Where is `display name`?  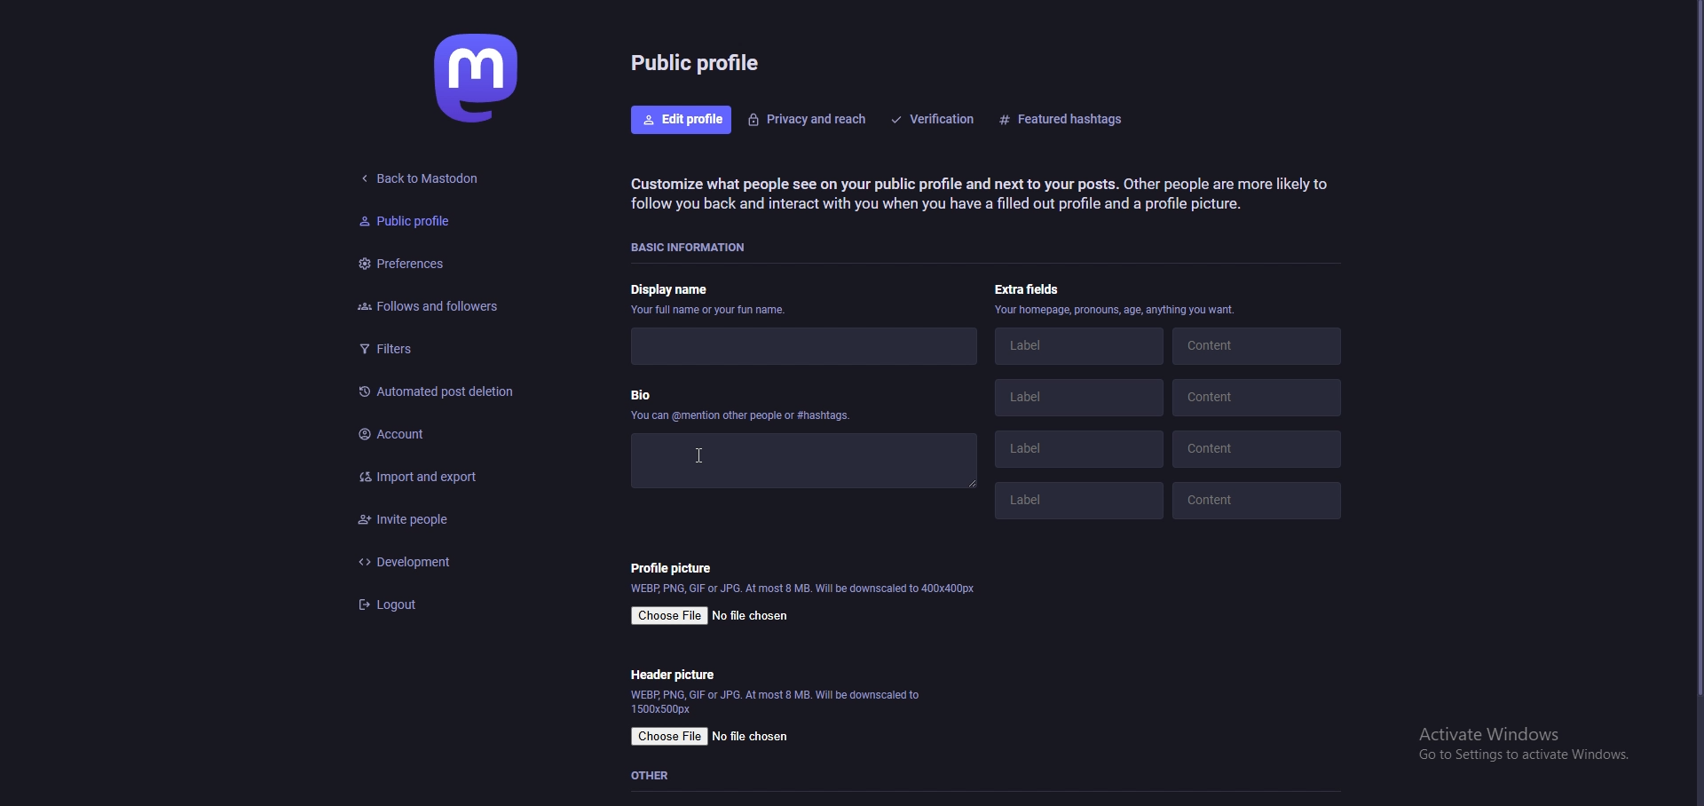 display name is located at coordinates (706, 299).